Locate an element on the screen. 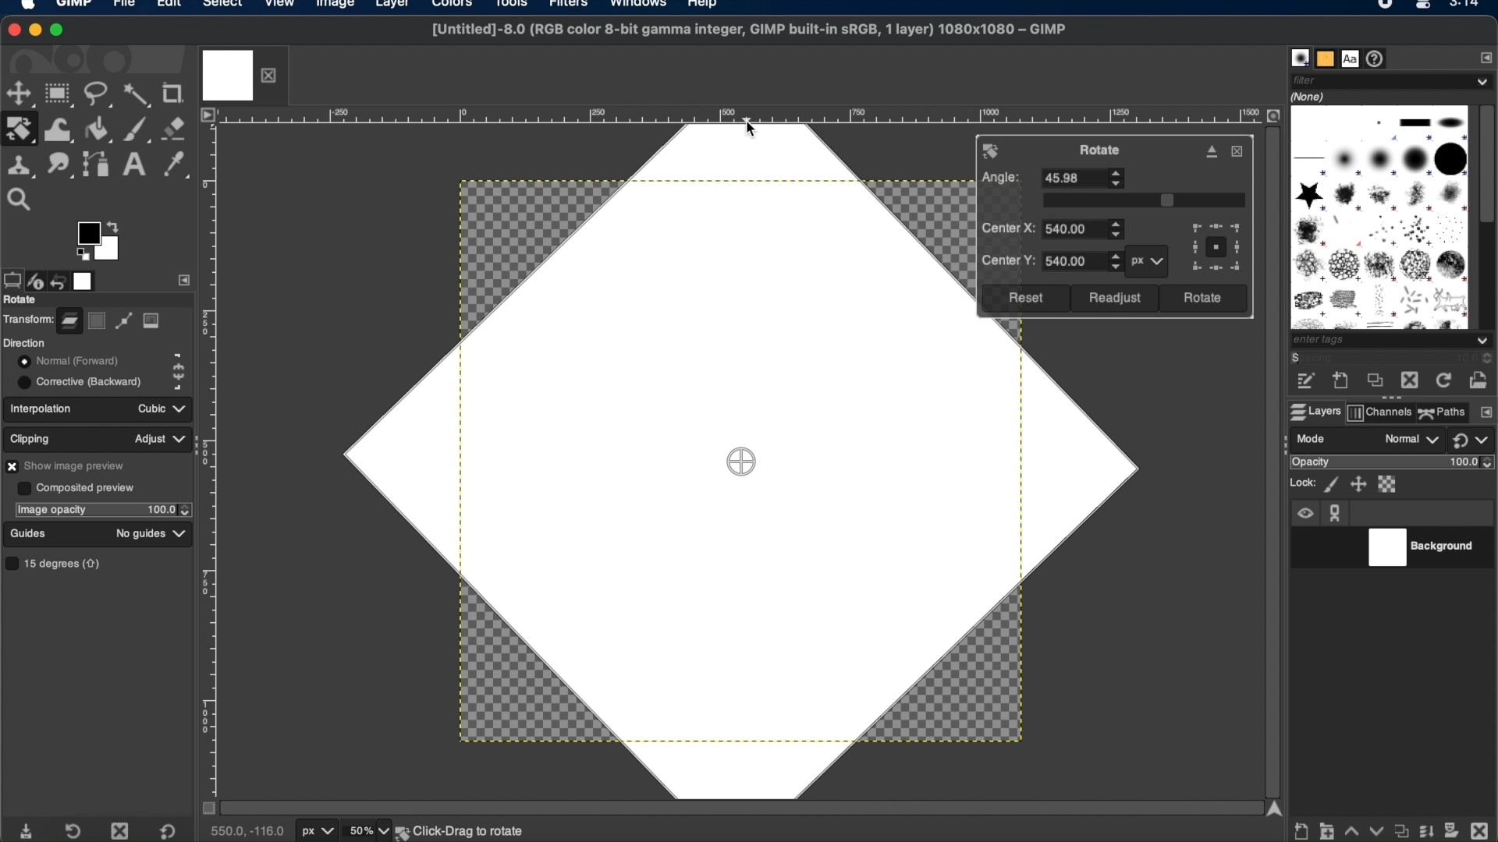 This screenshot has height=842, width=1498. device status is located at coordinates (37, 279).